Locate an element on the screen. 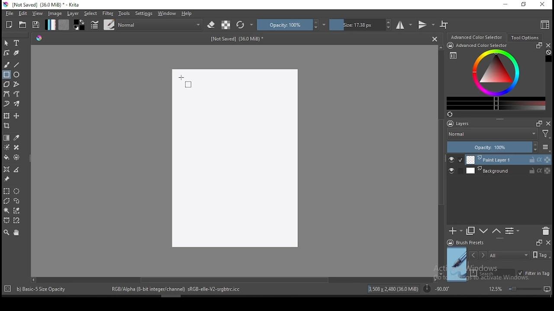  select shapes tool is located at coordinates (6, 43).